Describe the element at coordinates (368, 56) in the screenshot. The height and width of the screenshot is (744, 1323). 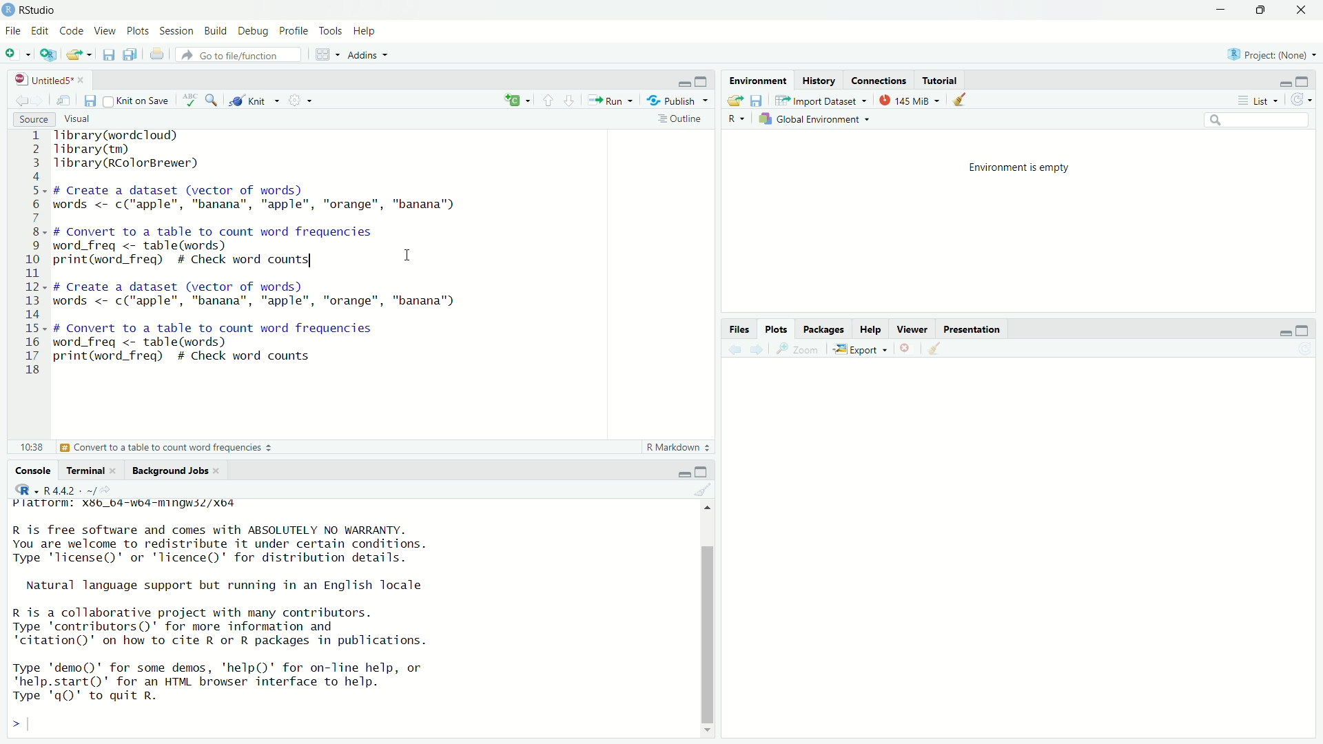
I see `Addins` at that location.